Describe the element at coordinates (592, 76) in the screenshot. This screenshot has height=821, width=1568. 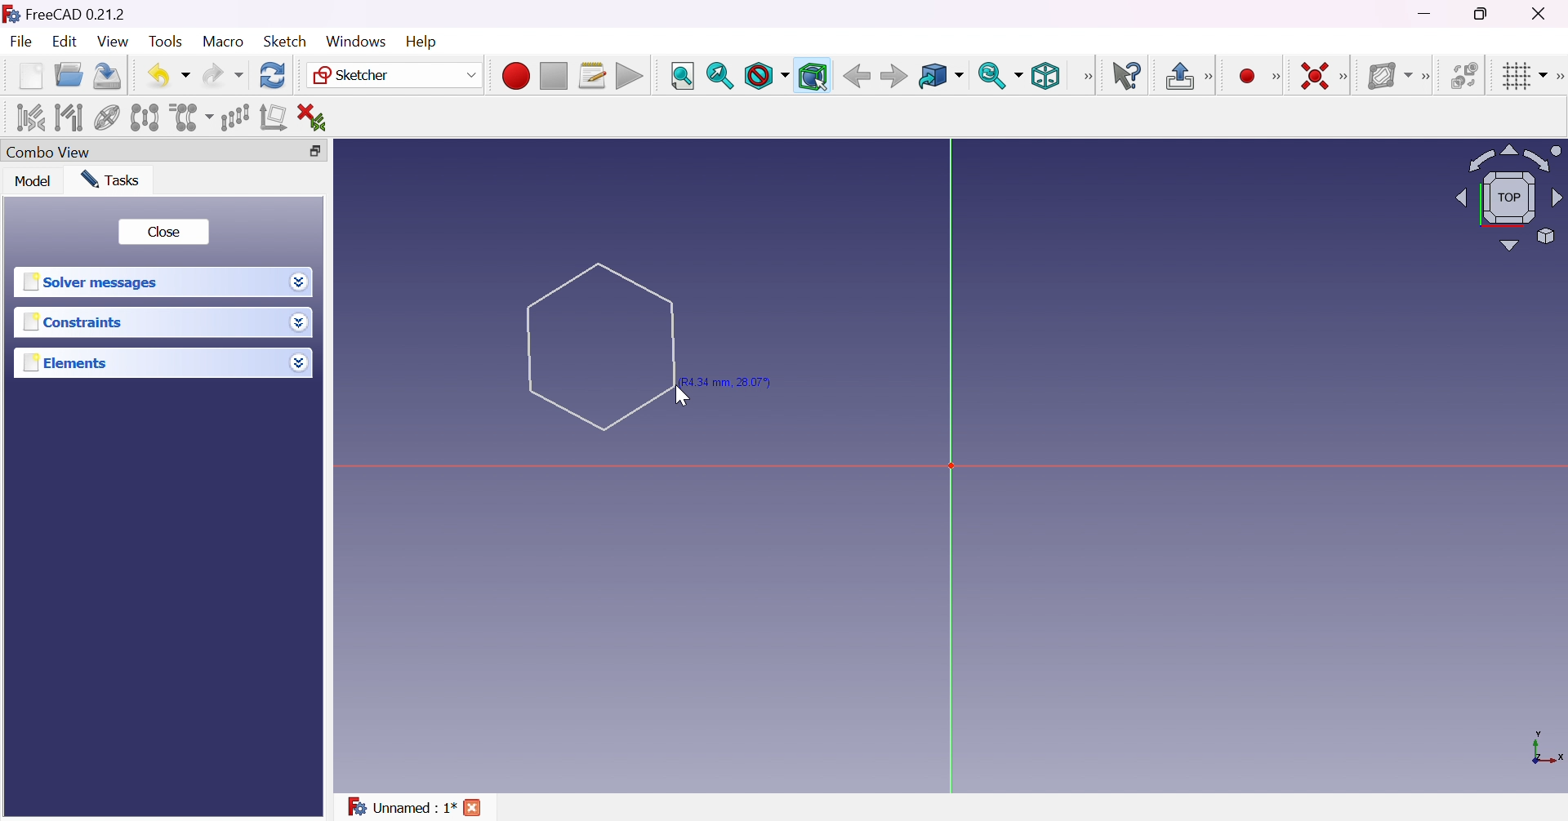
I see `Macros...` at that location.